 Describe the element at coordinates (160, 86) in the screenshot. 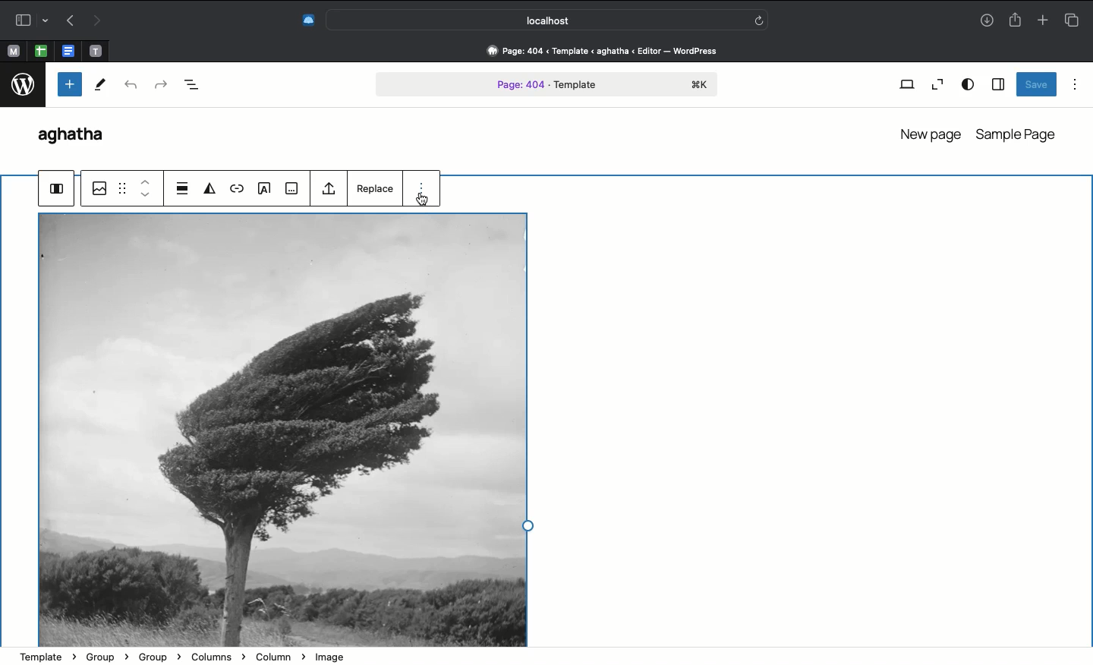

I see `Redo` at that location.